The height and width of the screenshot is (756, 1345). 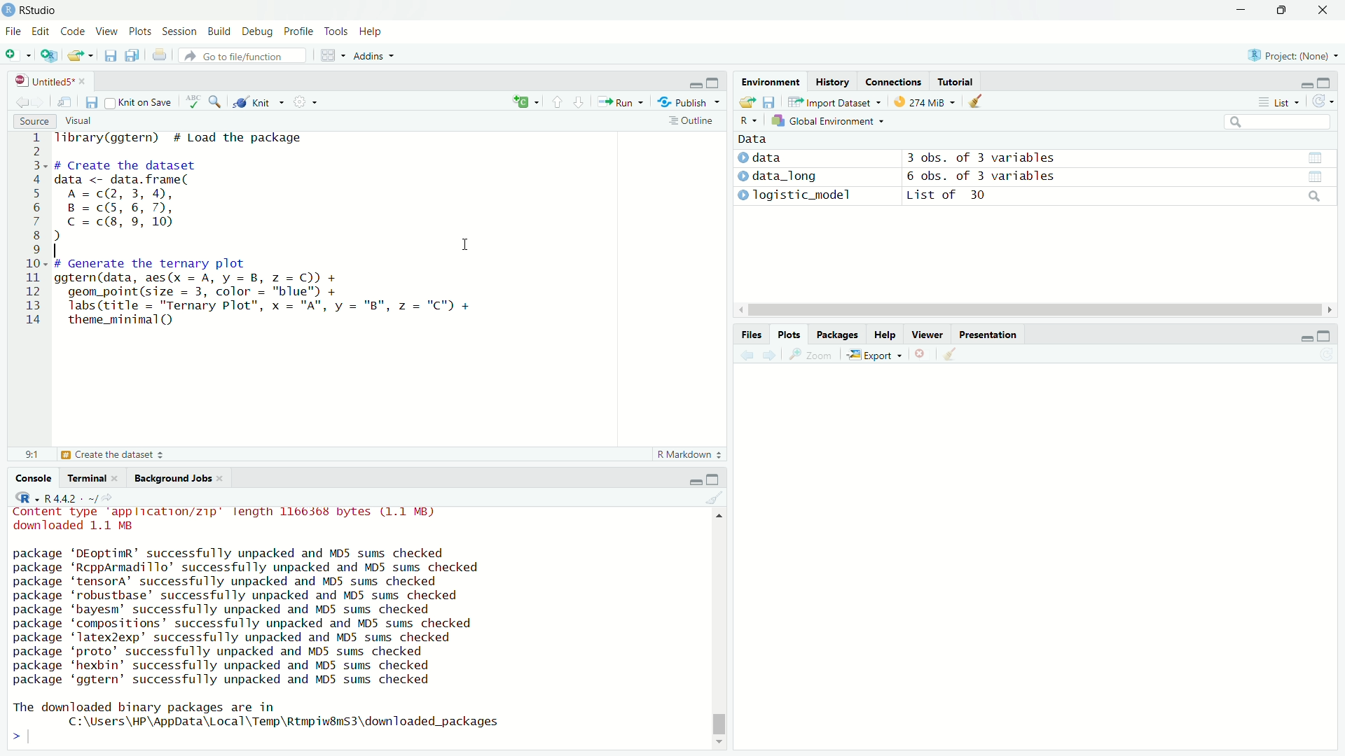 I want to click on | Project: (None), so click(x=1286, y=55).